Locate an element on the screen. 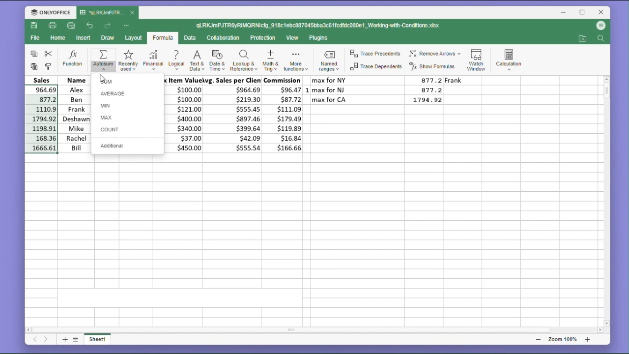 This screenshot has width=629, height=354. undo is located at coordinates (90, 25).